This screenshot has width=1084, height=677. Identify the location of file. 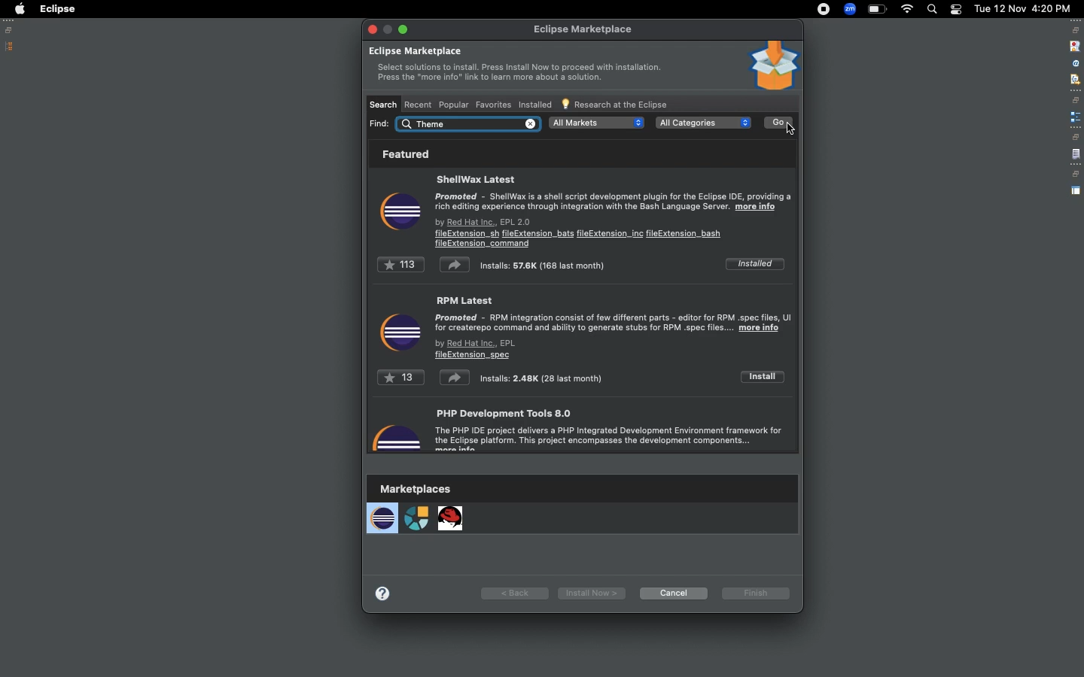
(1076, 155).